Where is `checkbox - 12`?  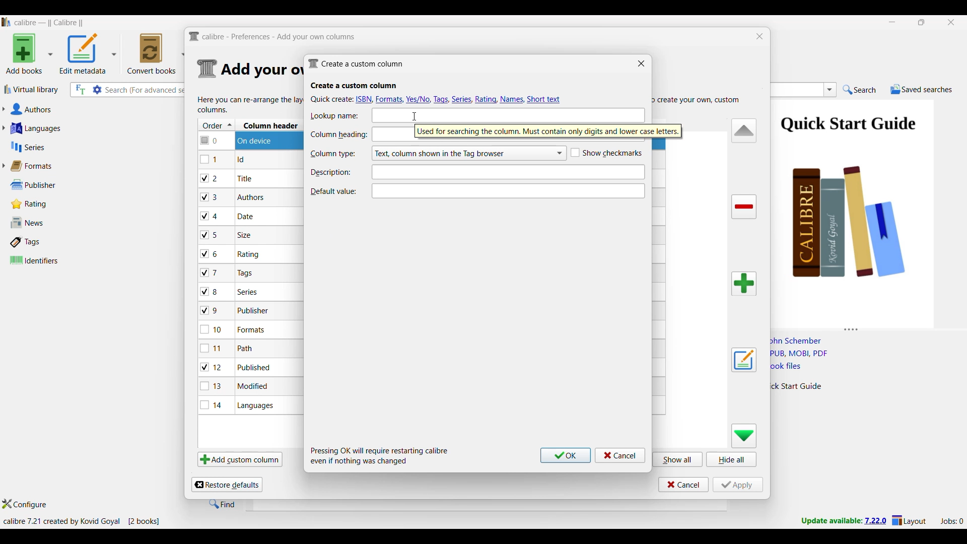 checkbox - 12 is located at coordinates (213, 367).